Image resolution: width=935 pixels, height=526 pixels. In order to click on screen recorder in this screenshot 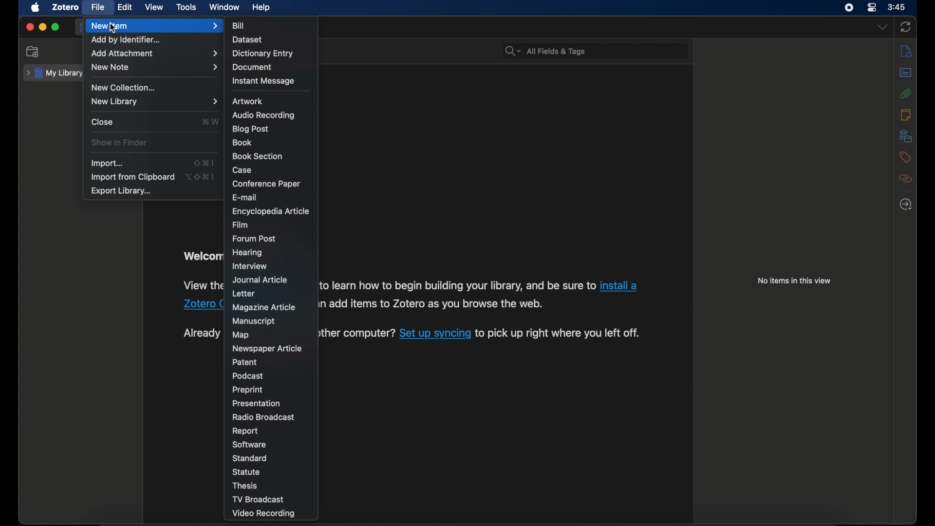, I will do `click(848, 8)`.